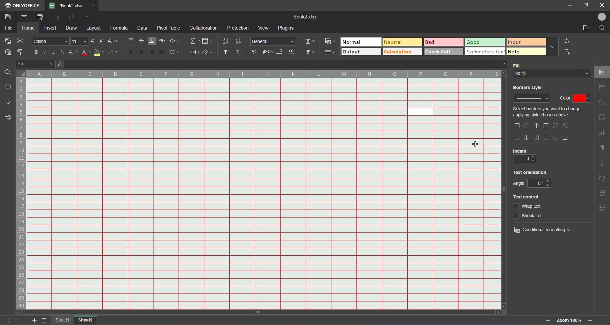 The height and width of the screenshot is (325, 610). What do you see at coordinates (36, 53) in the screenshot?
I see `bold` at bounding box center [36, 53].